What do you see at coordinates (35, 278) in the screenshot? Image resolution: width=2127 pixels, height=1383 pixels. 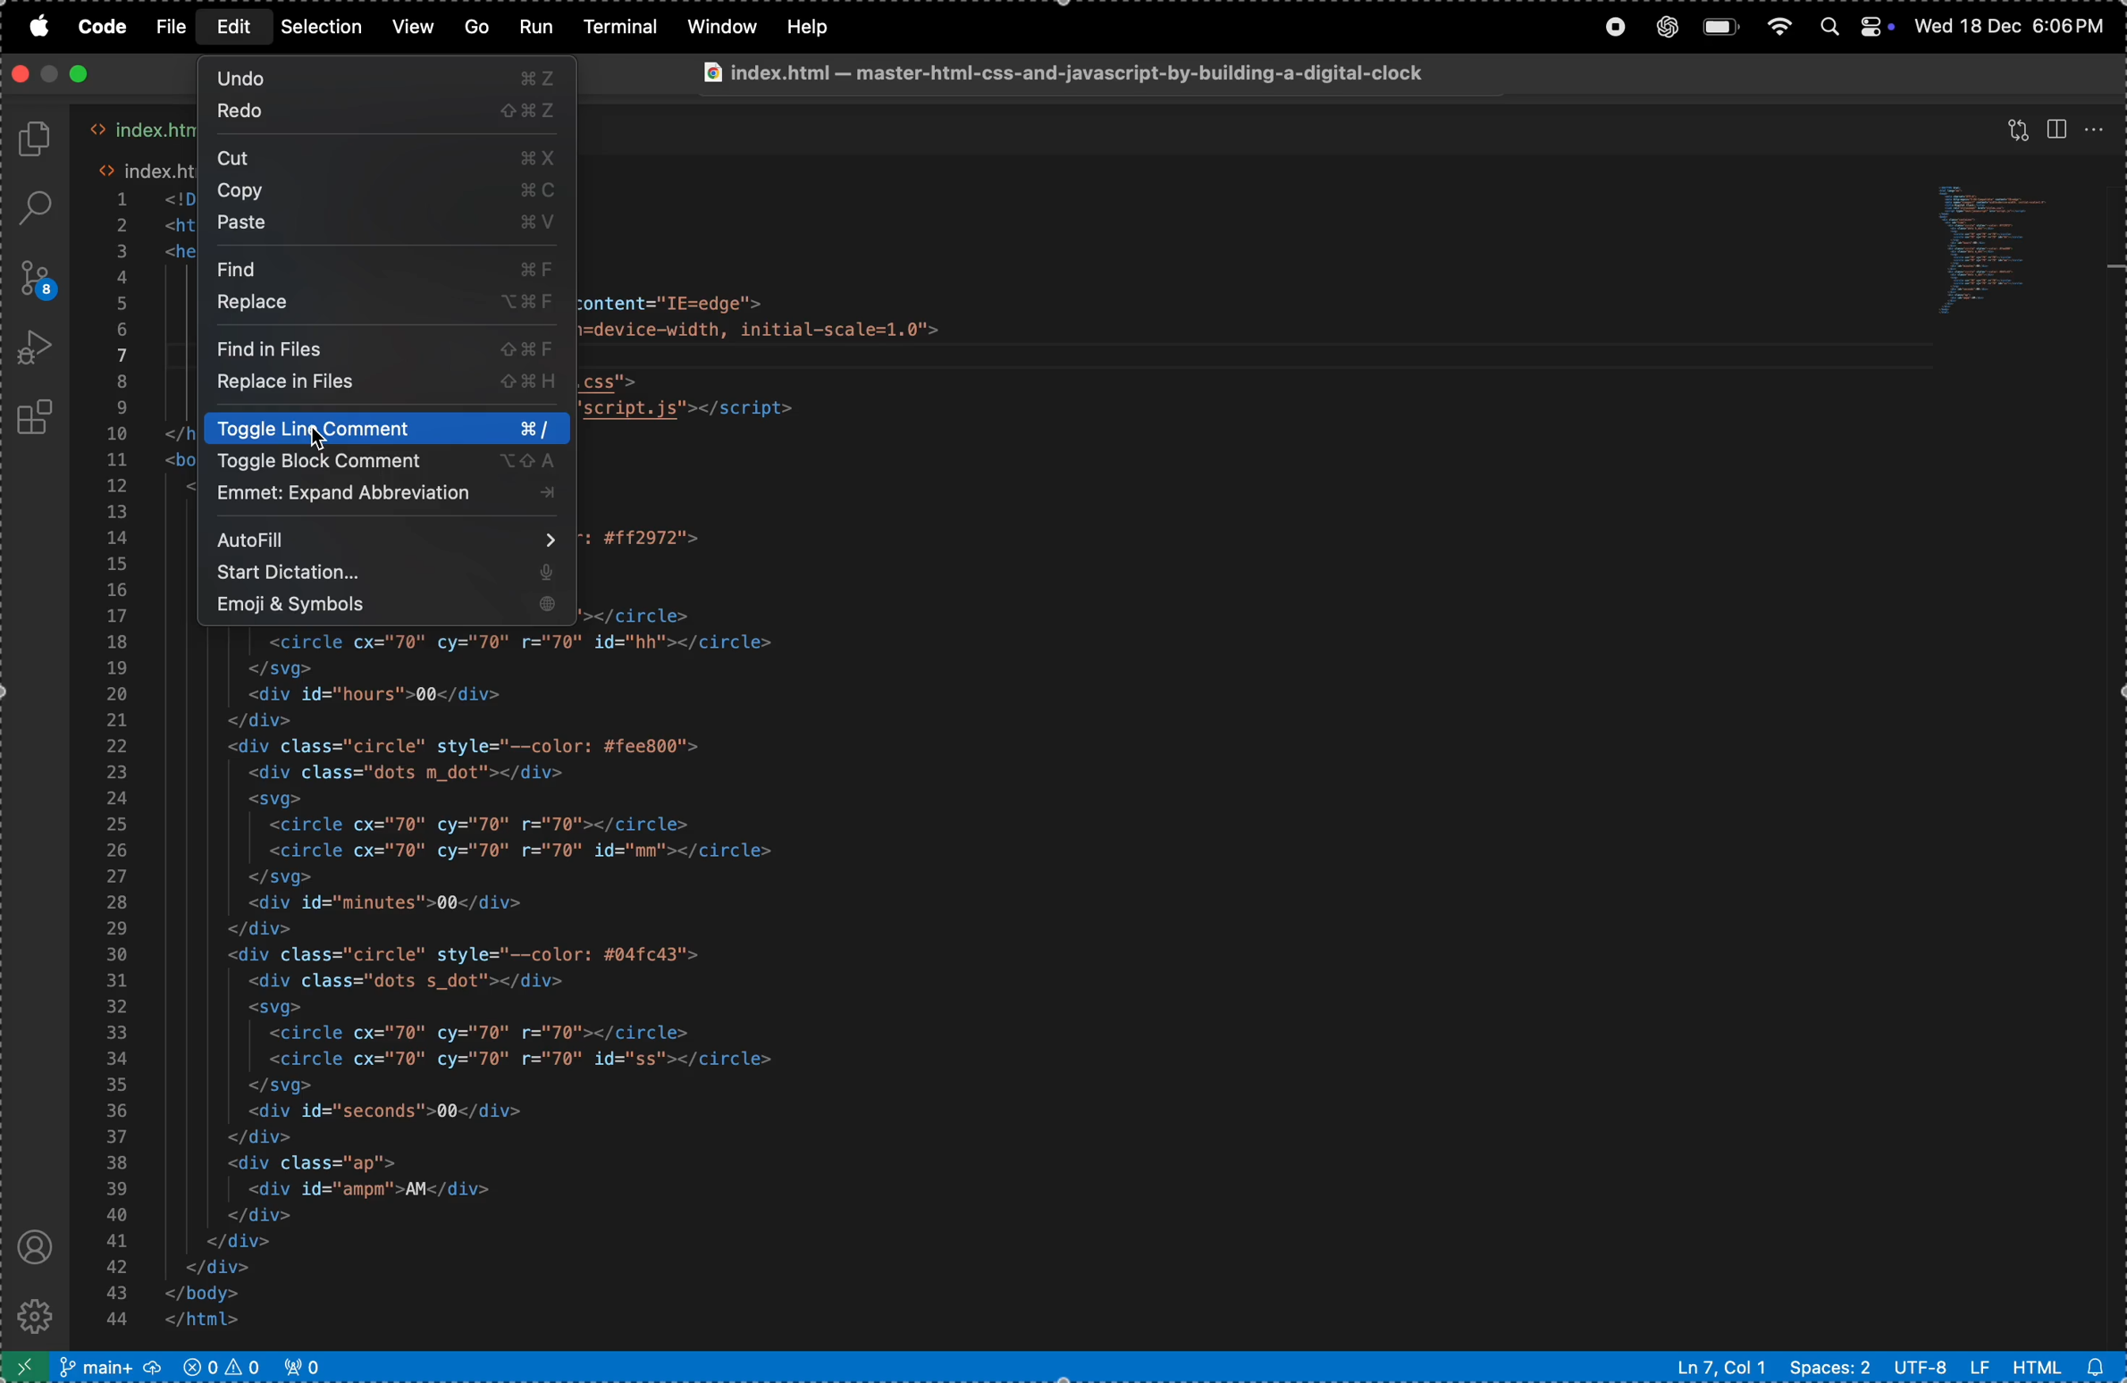 I see `source control` at bounding box center [35, 278].